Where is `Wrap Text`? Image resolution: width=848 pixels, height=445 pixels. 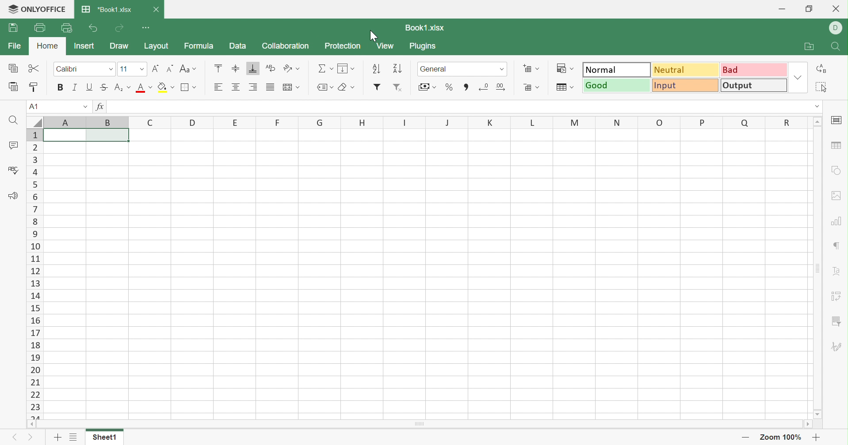
Wrap Text is located at coordinates (271, 68).